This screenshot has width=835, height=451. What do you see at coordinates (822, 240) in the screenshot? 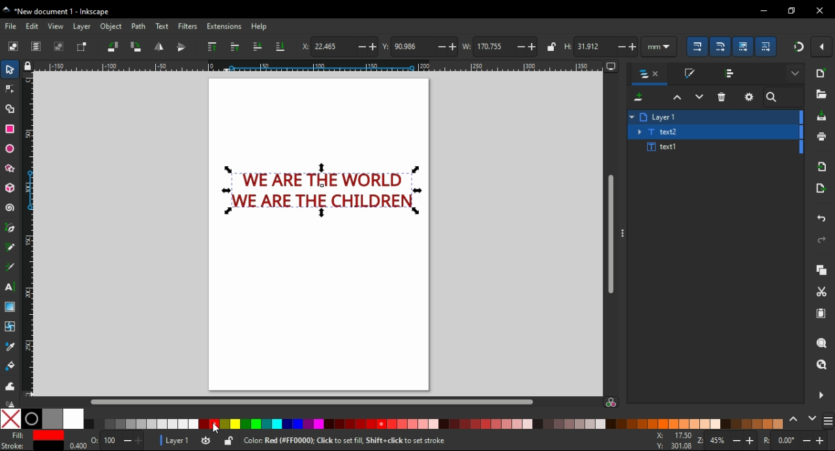
I see `redo` at bounding box center [822, 240].